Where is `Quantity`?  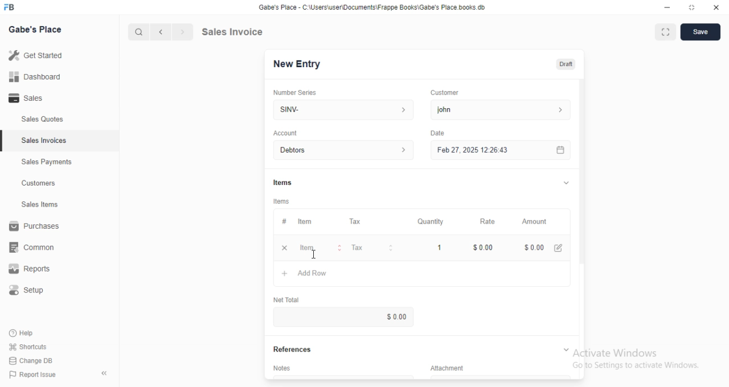
Quantity is located at coordinates (431, 221).